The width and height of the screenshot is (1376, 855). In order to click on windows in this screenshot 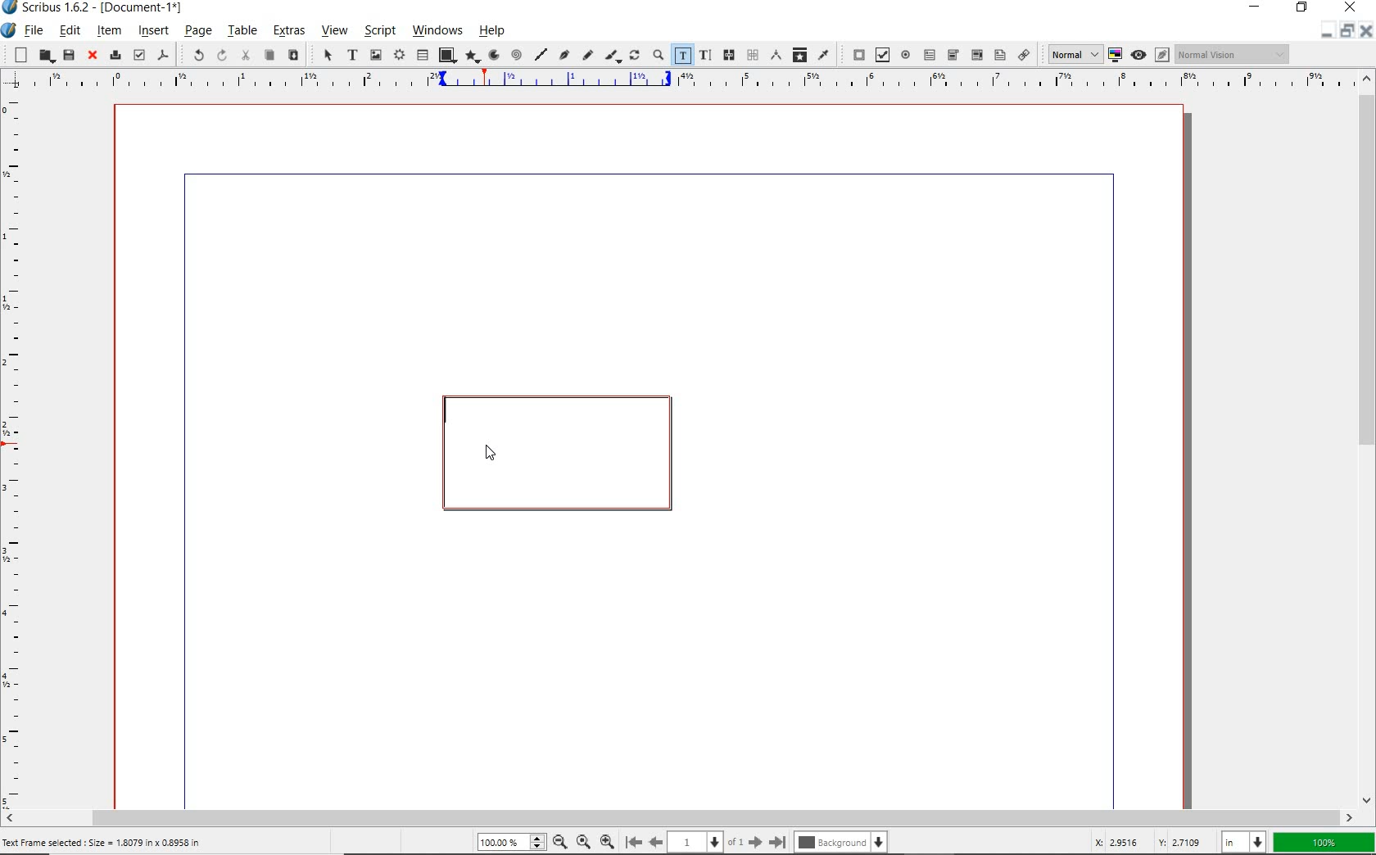, I will do `click(439, 31)`.